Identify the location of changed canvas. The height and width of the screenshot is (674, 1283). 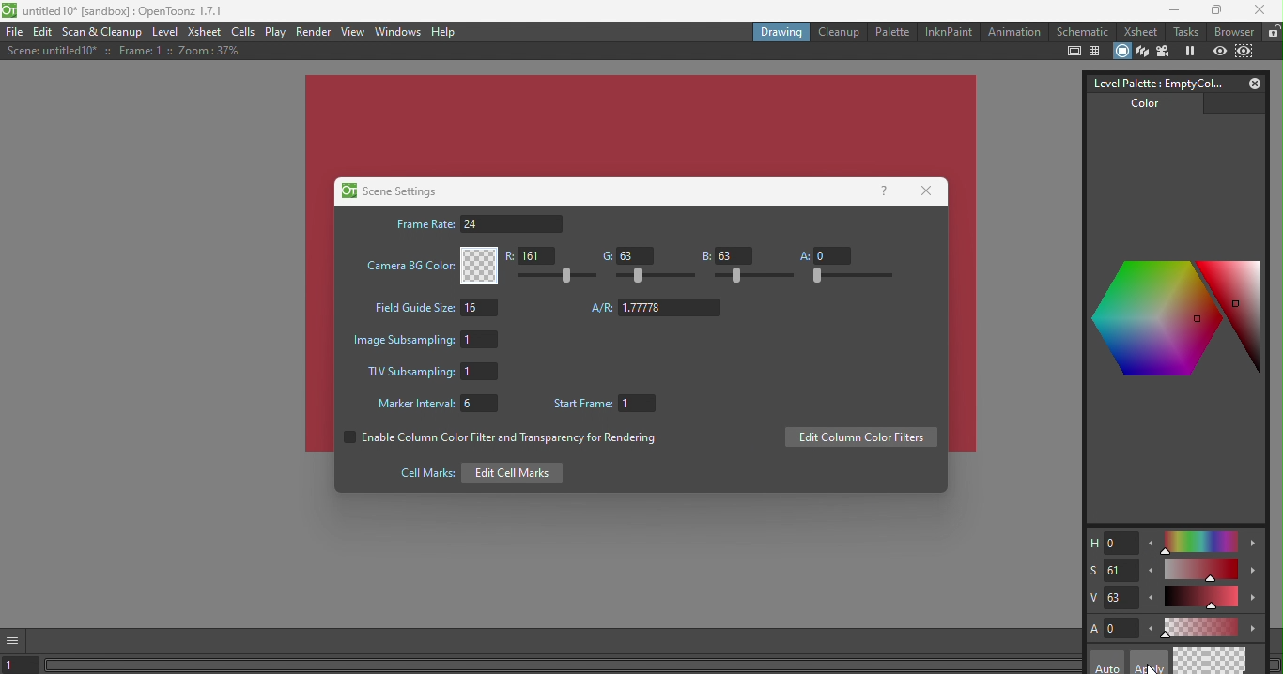
(641, 126).